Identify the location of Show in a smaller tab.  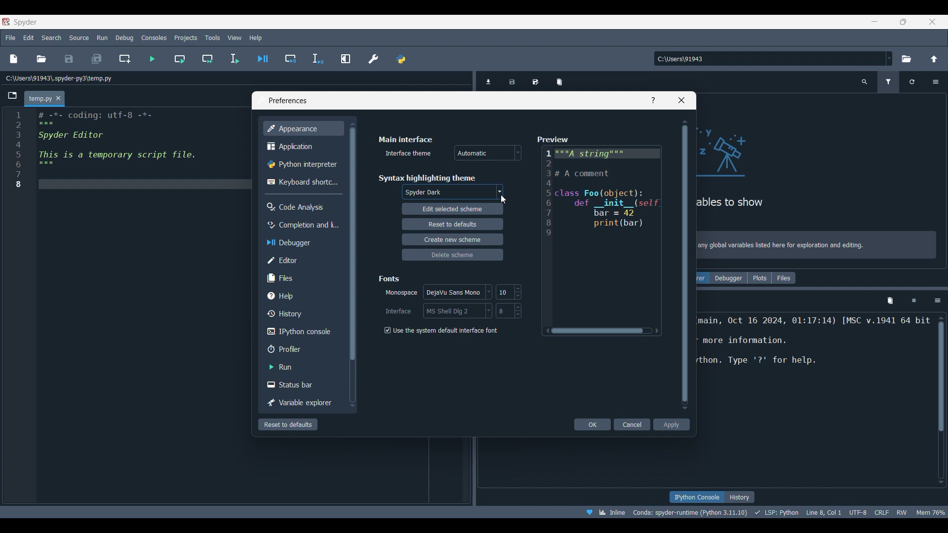
(903, 22).